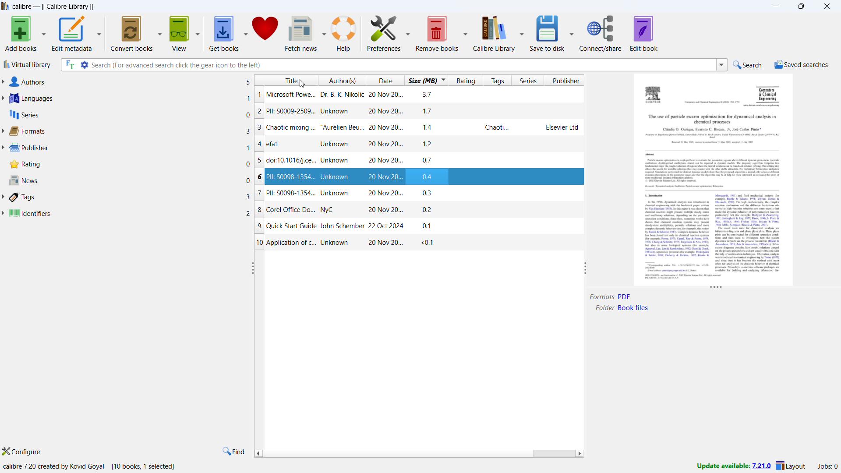 Image resolution: width=841 pixels, height=473 pixels. I want to click on list of jobs, so click(827, 466).